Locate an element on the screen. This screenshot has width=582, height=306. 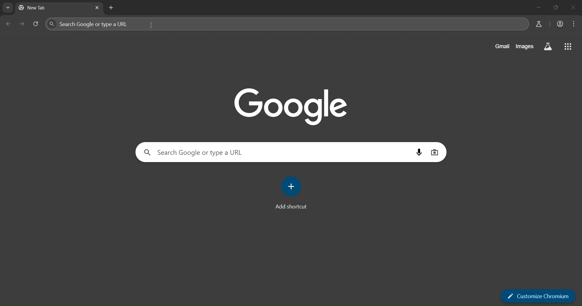
google apps is located at coordinates (569, 46).